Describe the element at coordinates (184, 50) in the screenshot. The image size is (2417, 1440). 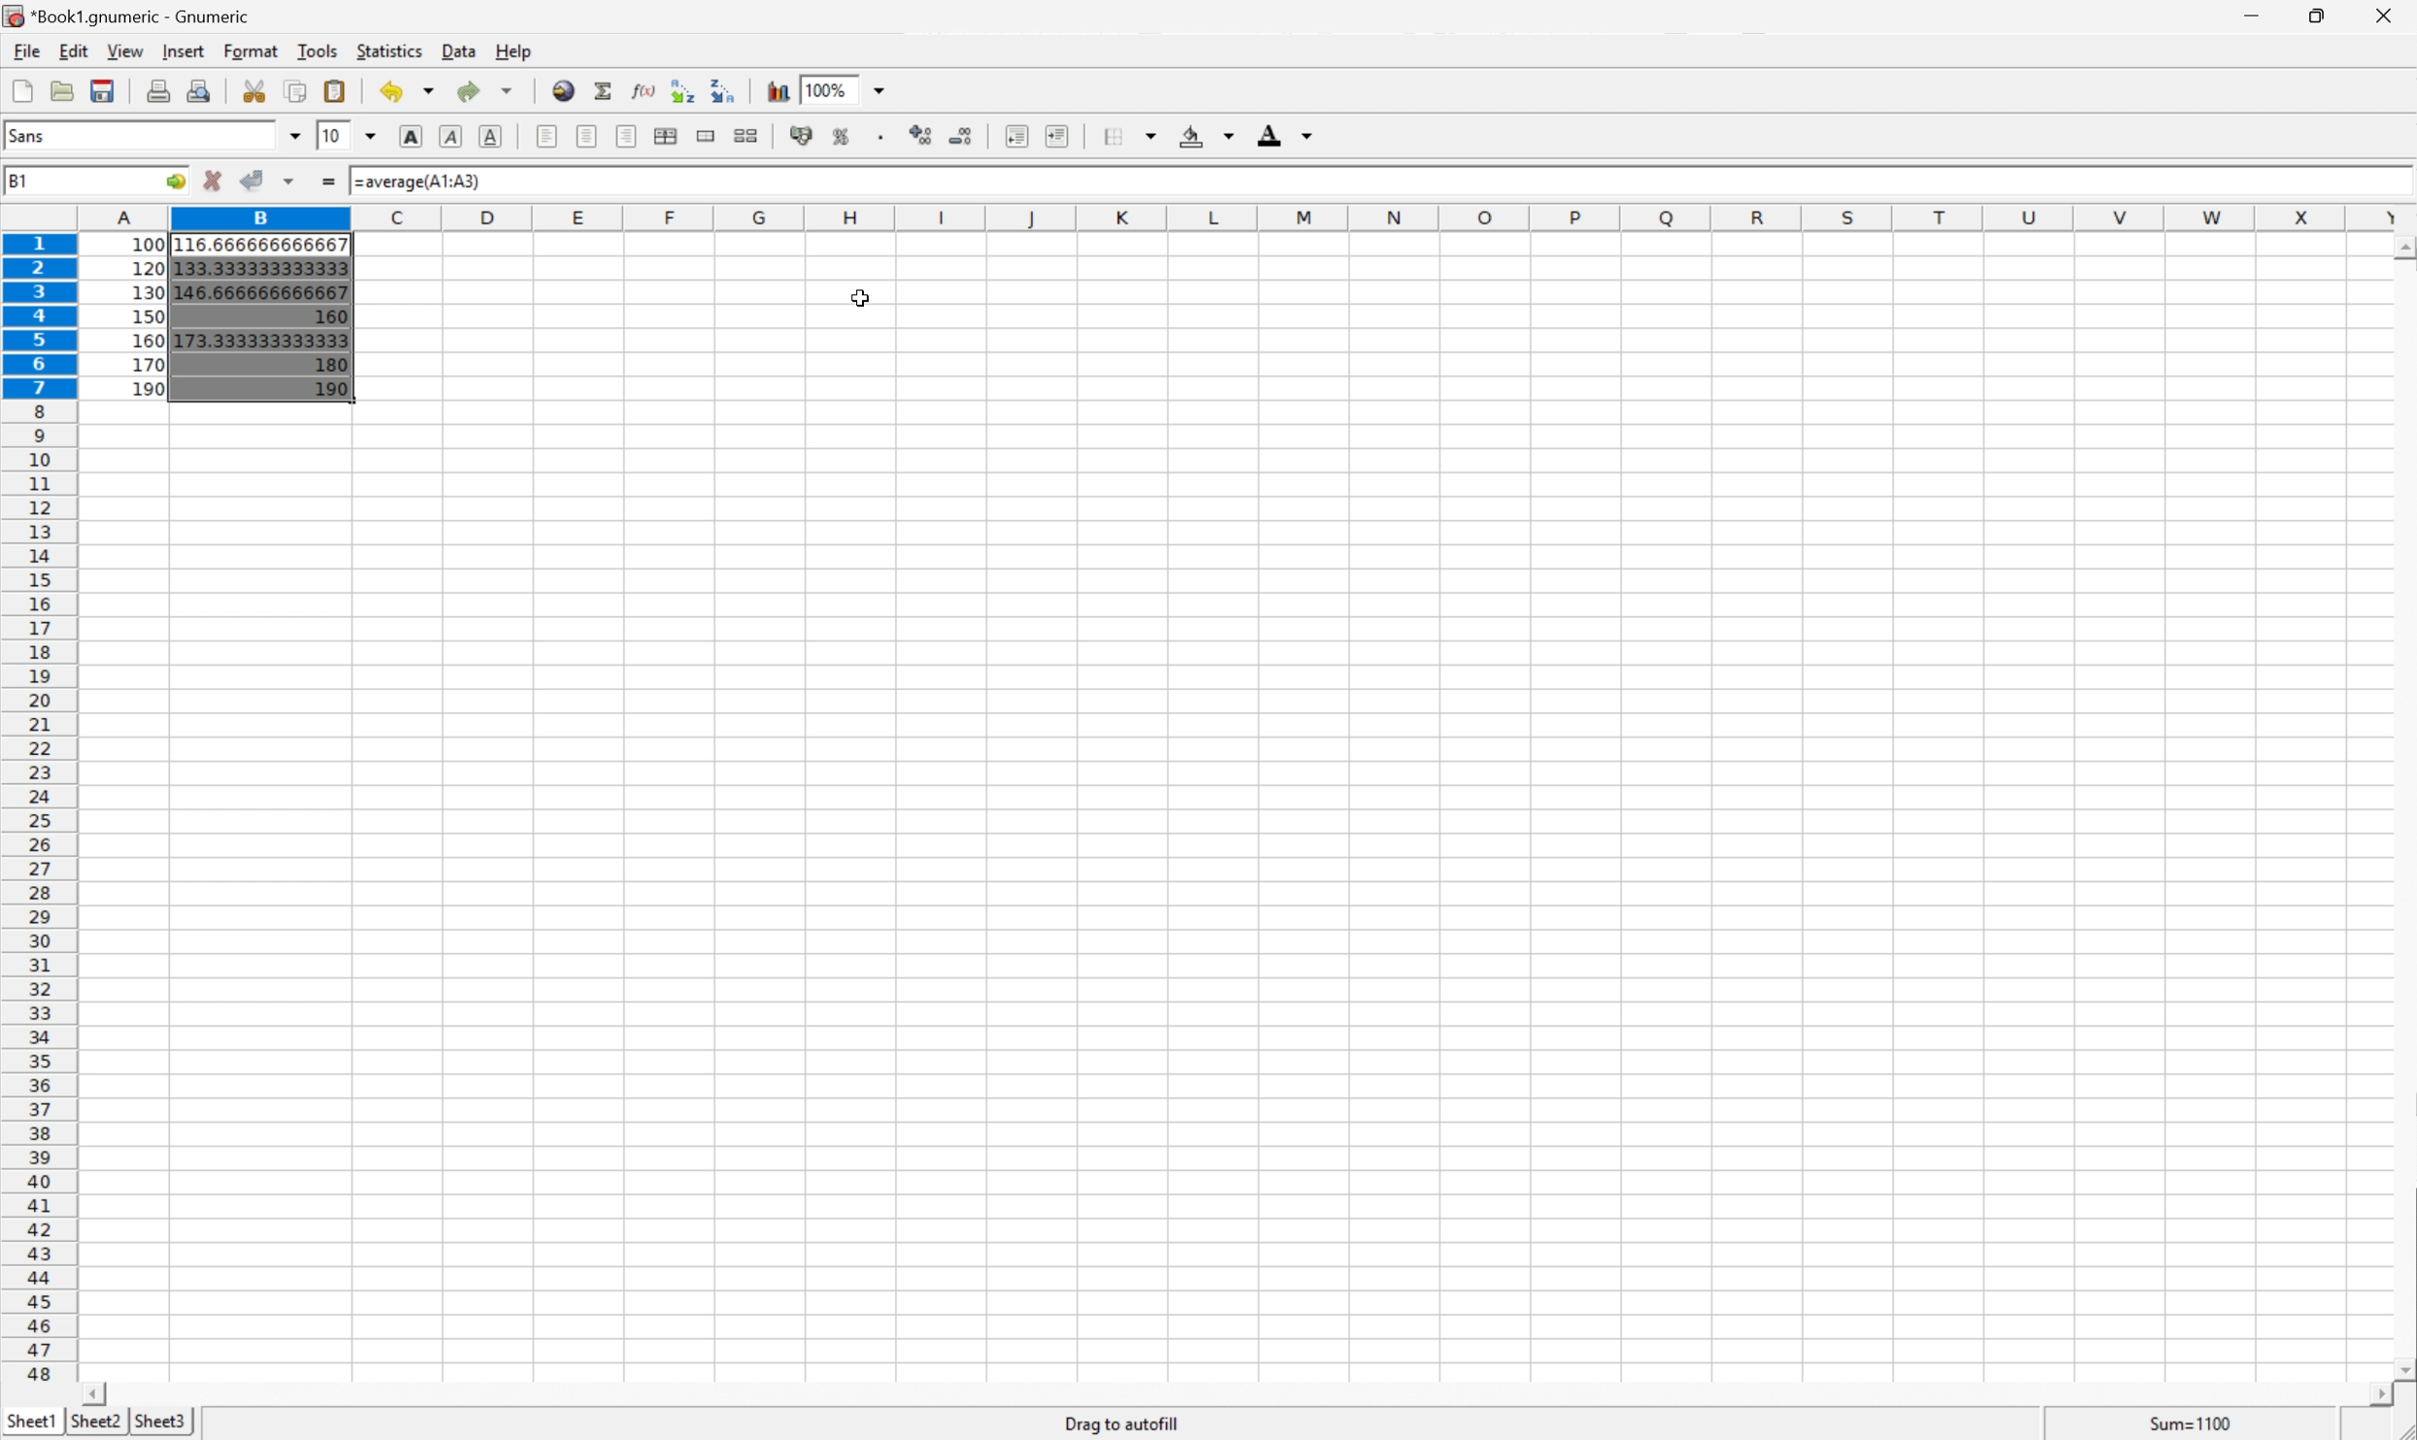
I see `Insert` at that location.